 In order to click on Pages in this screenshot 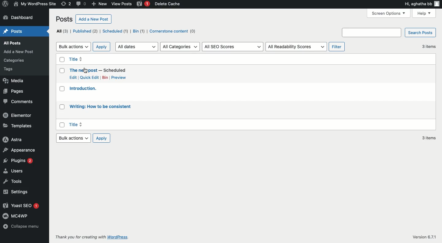, I will do `click(14, 91)`.